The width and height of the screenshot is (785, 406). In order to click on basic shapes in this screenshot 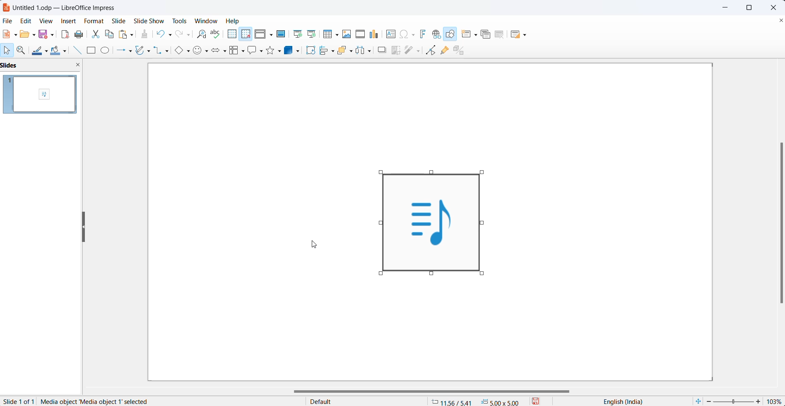, I will do `click(176, 51)`.